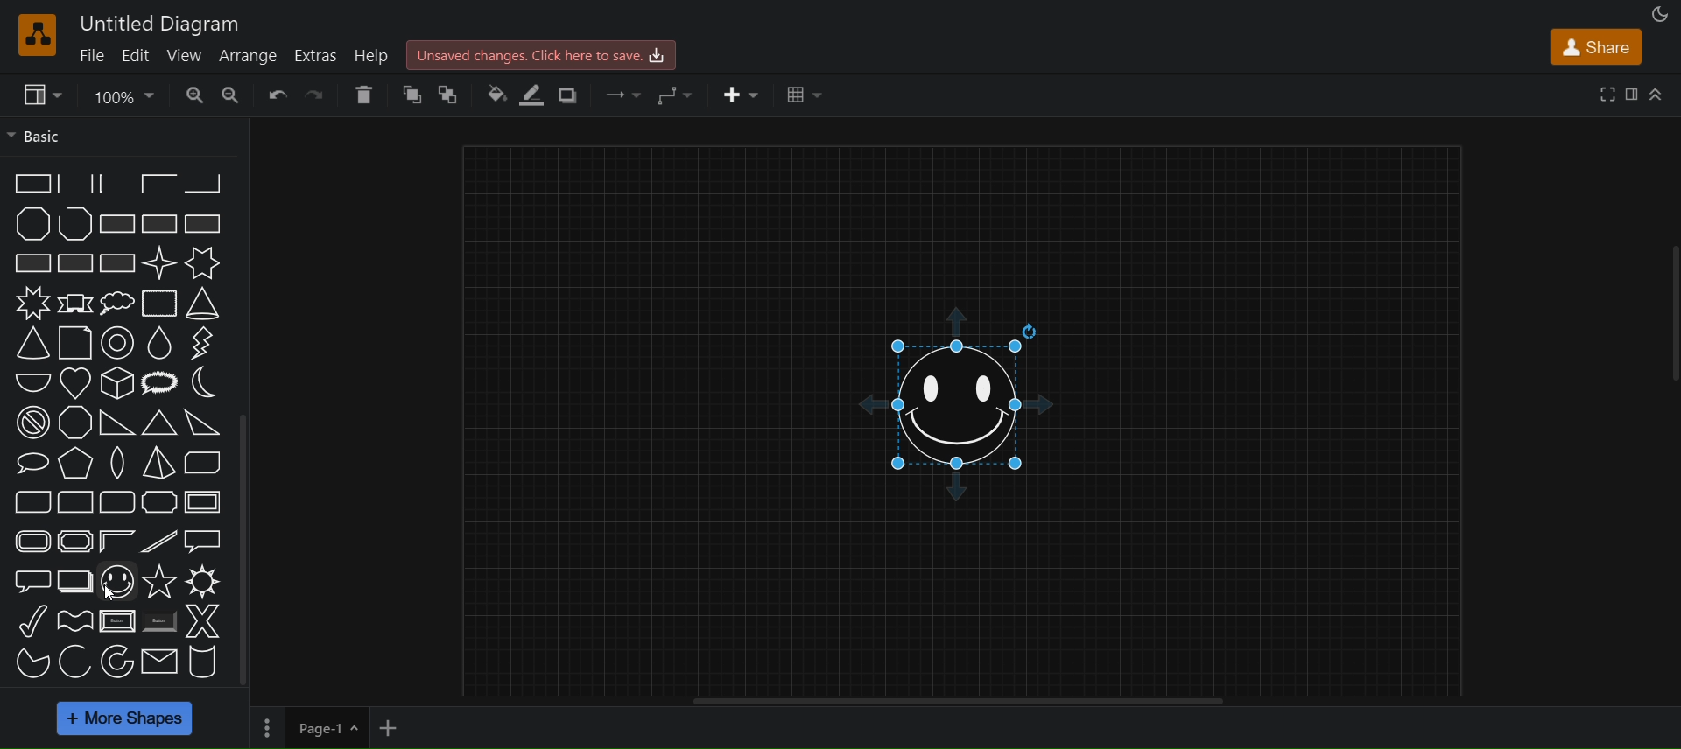 This screenshot has height=749, width=1681. Describe the element at coordinates (31, 462) in the screenshot. I see `oval callout` at that location.